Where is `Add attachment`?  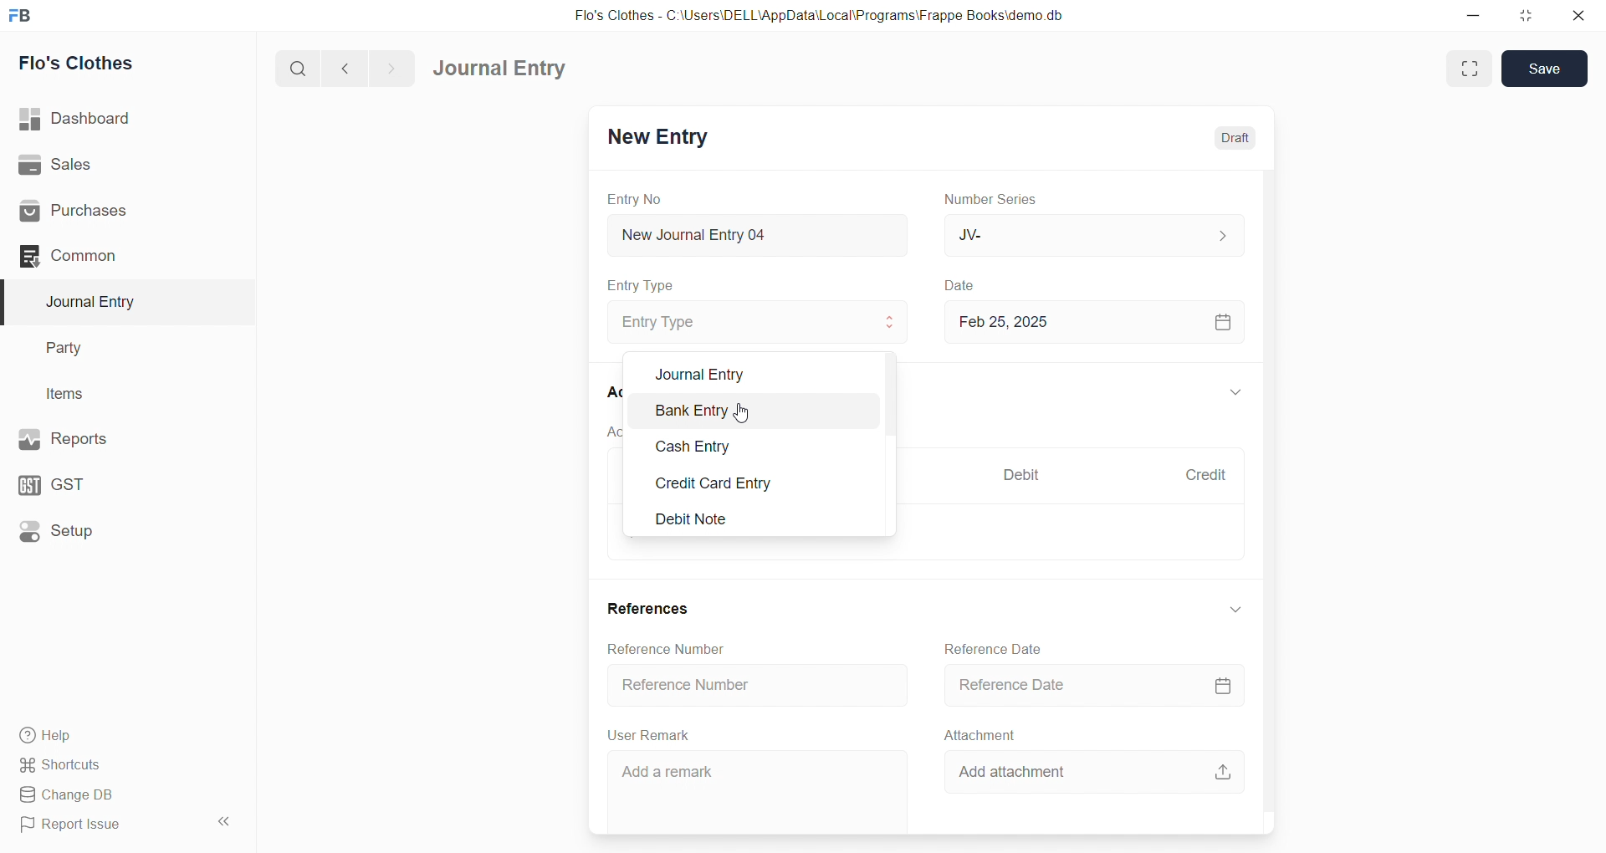 Add attachment is located at coordinates (1100, 769).